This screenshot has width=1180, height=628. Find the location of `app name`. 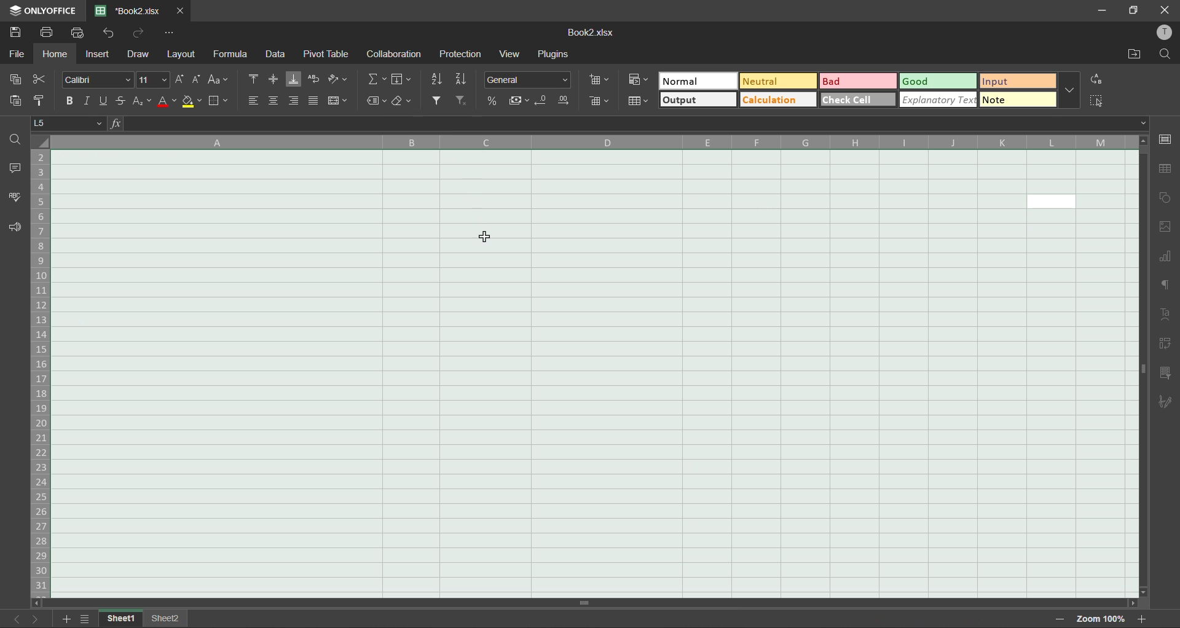

app name is located at coordinates (43, 9).